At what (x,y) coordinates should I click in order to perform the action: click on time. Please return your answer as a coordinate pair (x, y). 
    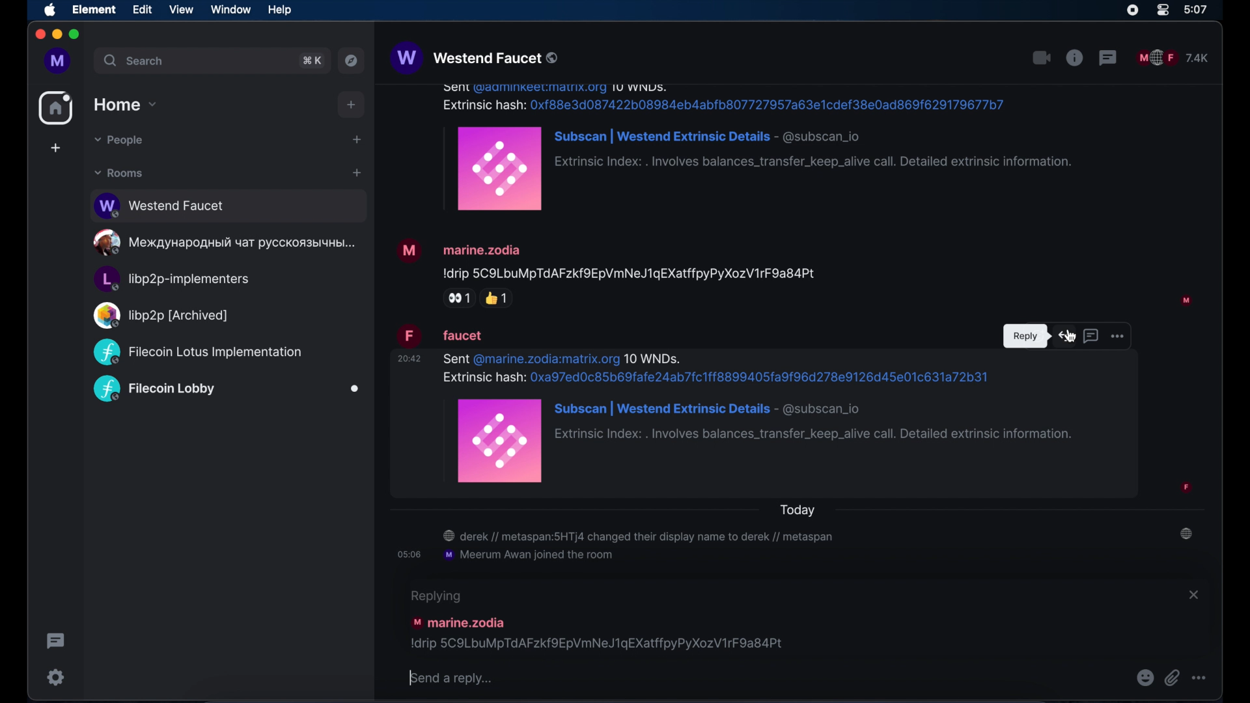
    Looking at the image, I should click on (1197, 10).